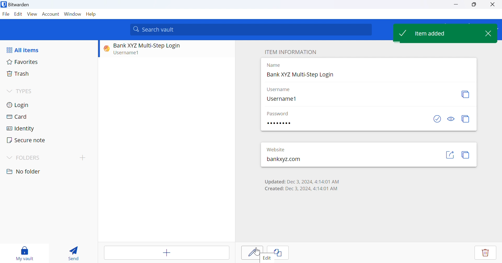  I want to click on Copy URI, so click(466, 155).